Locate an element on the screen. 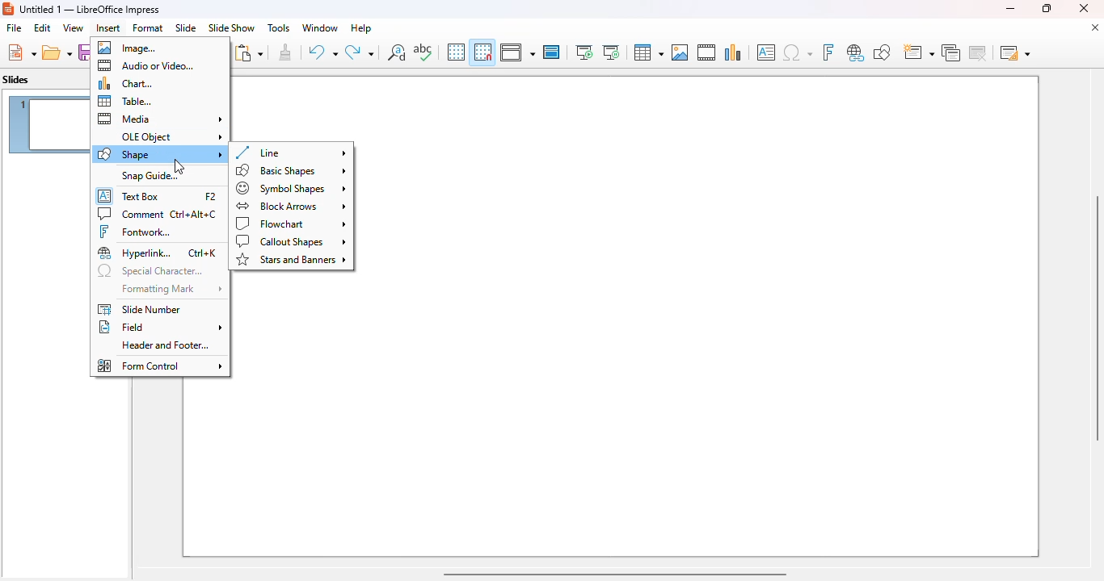  duplicate slide is located at coordinates (951, 52).